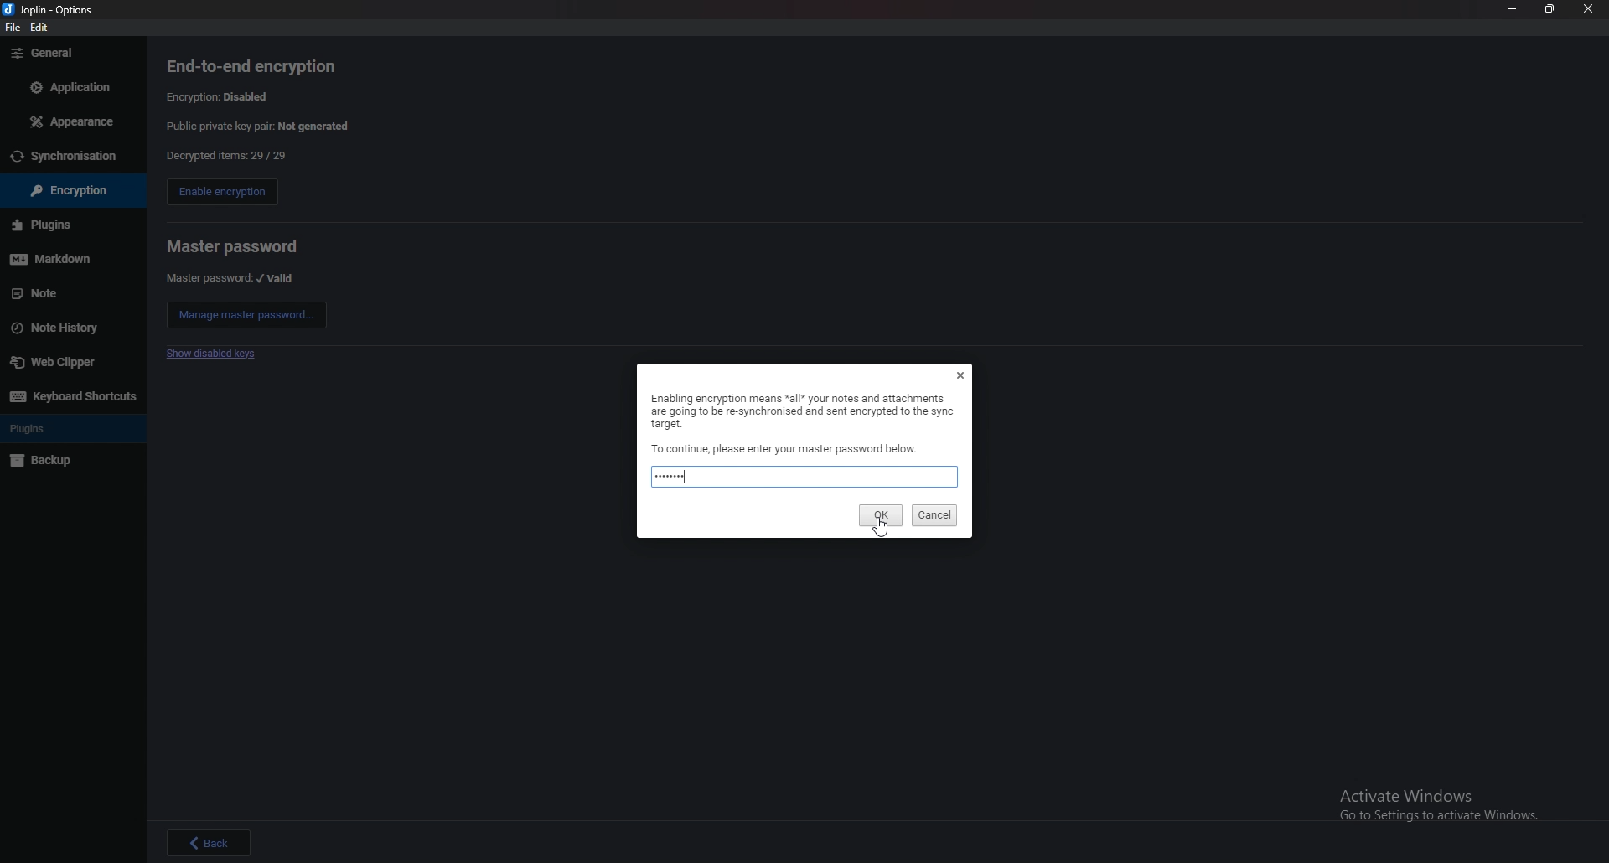  What do you see at coordinates (960, 374) in the screenshot?
I see `` at bounding box center [960, 374].